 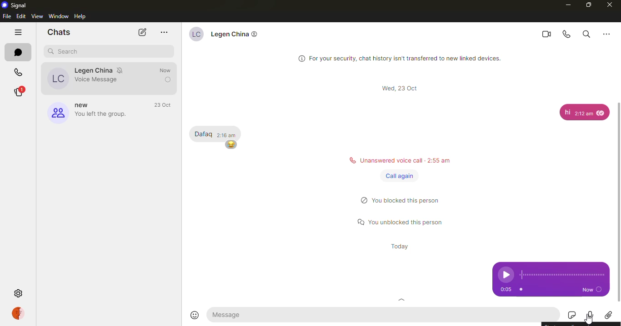 What do you see at coordinates (618, 193) in the screenshot?
I see `scroll bar` at bounding box center [618, 193].